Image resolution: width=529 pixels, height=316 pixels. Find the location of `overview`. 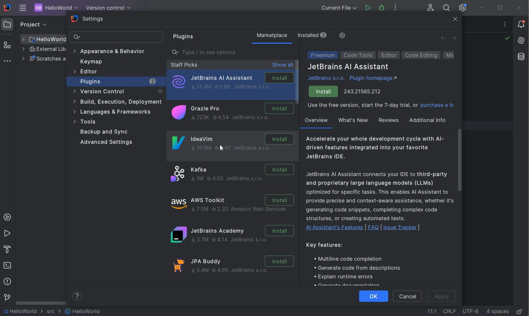

overview is located at coordinates (316, 122).